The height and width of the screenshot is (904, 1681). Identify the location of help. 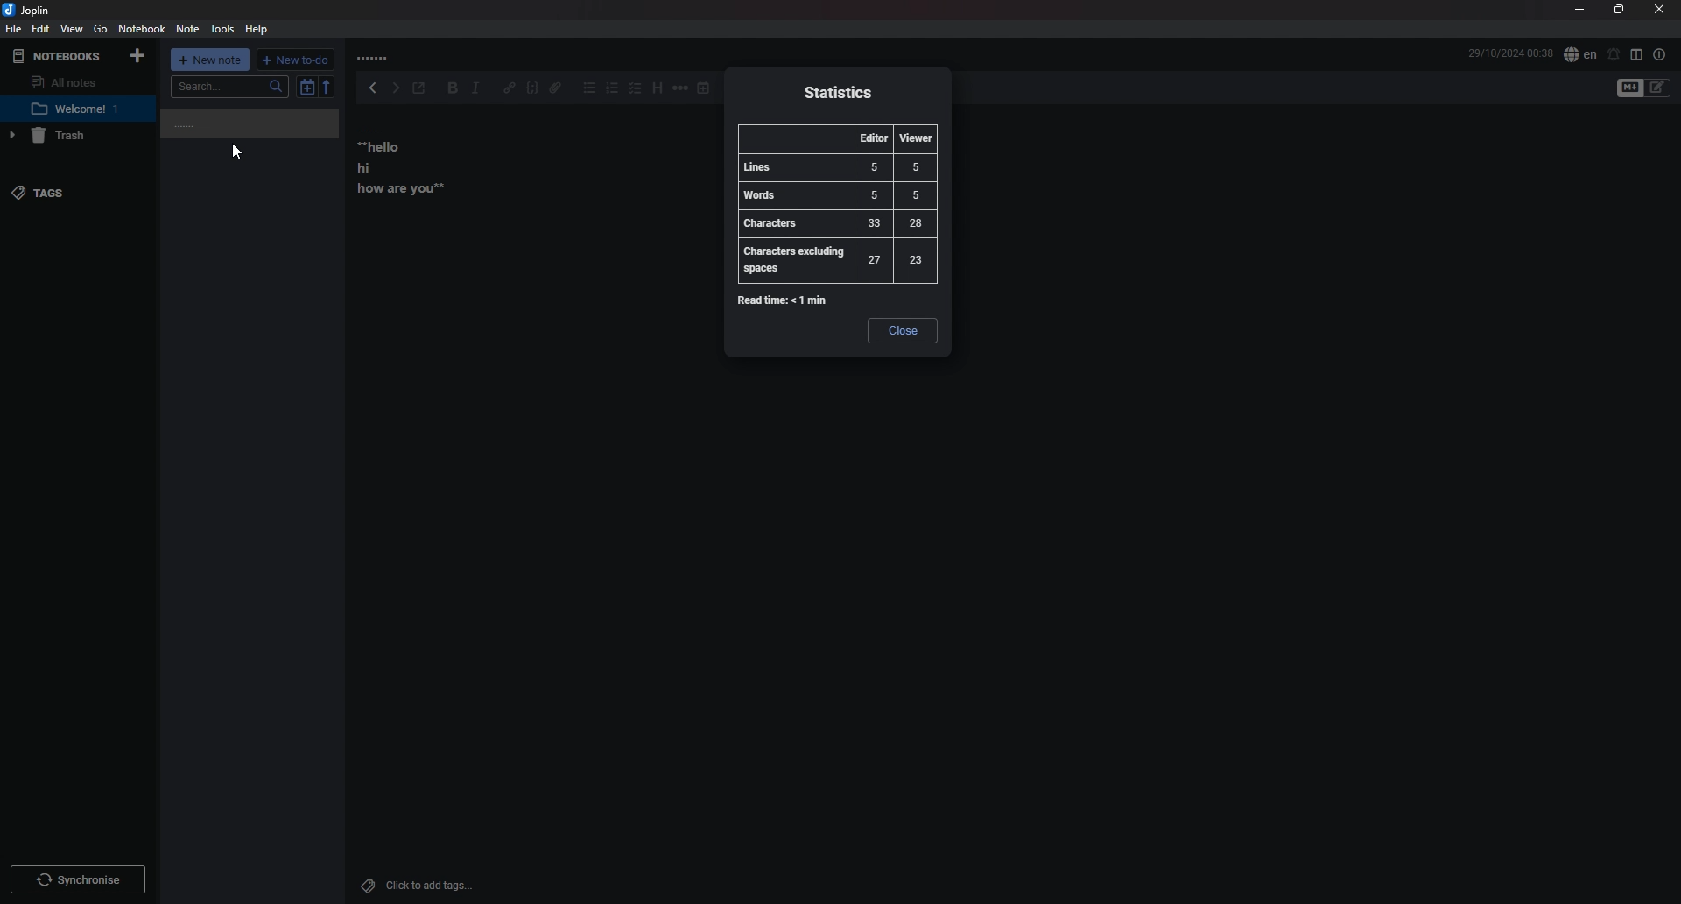
(257, 29).